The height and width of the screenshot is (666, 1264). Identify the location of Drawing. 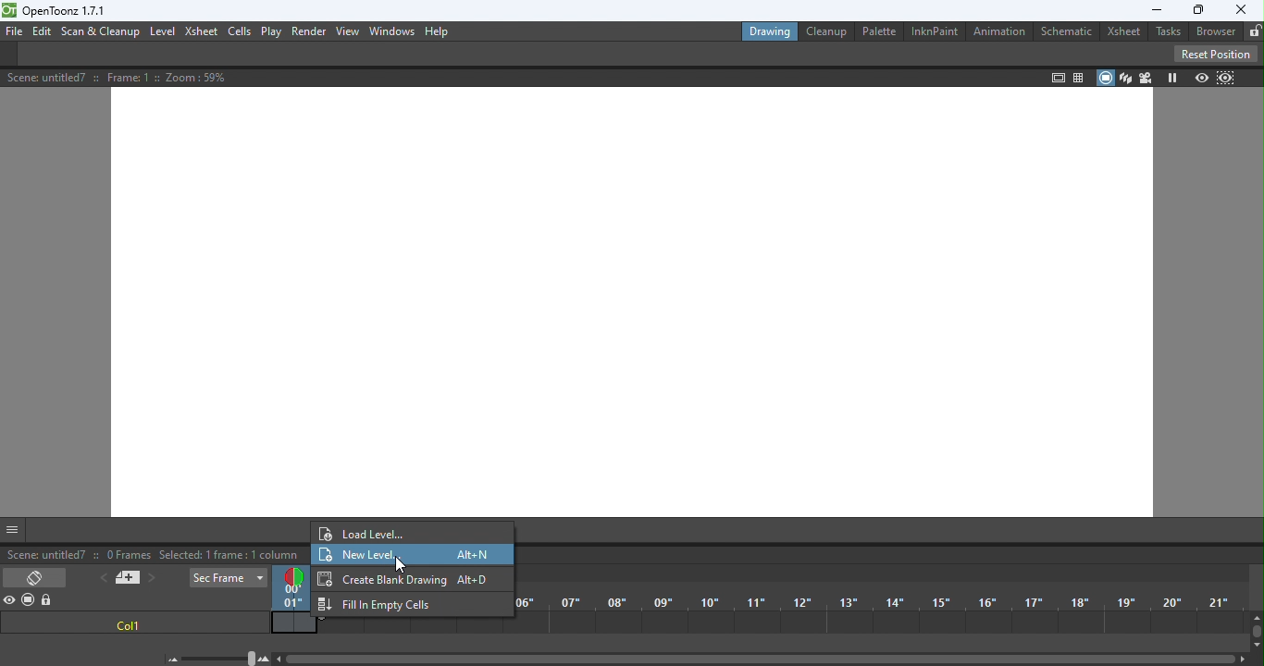
(773, 31).